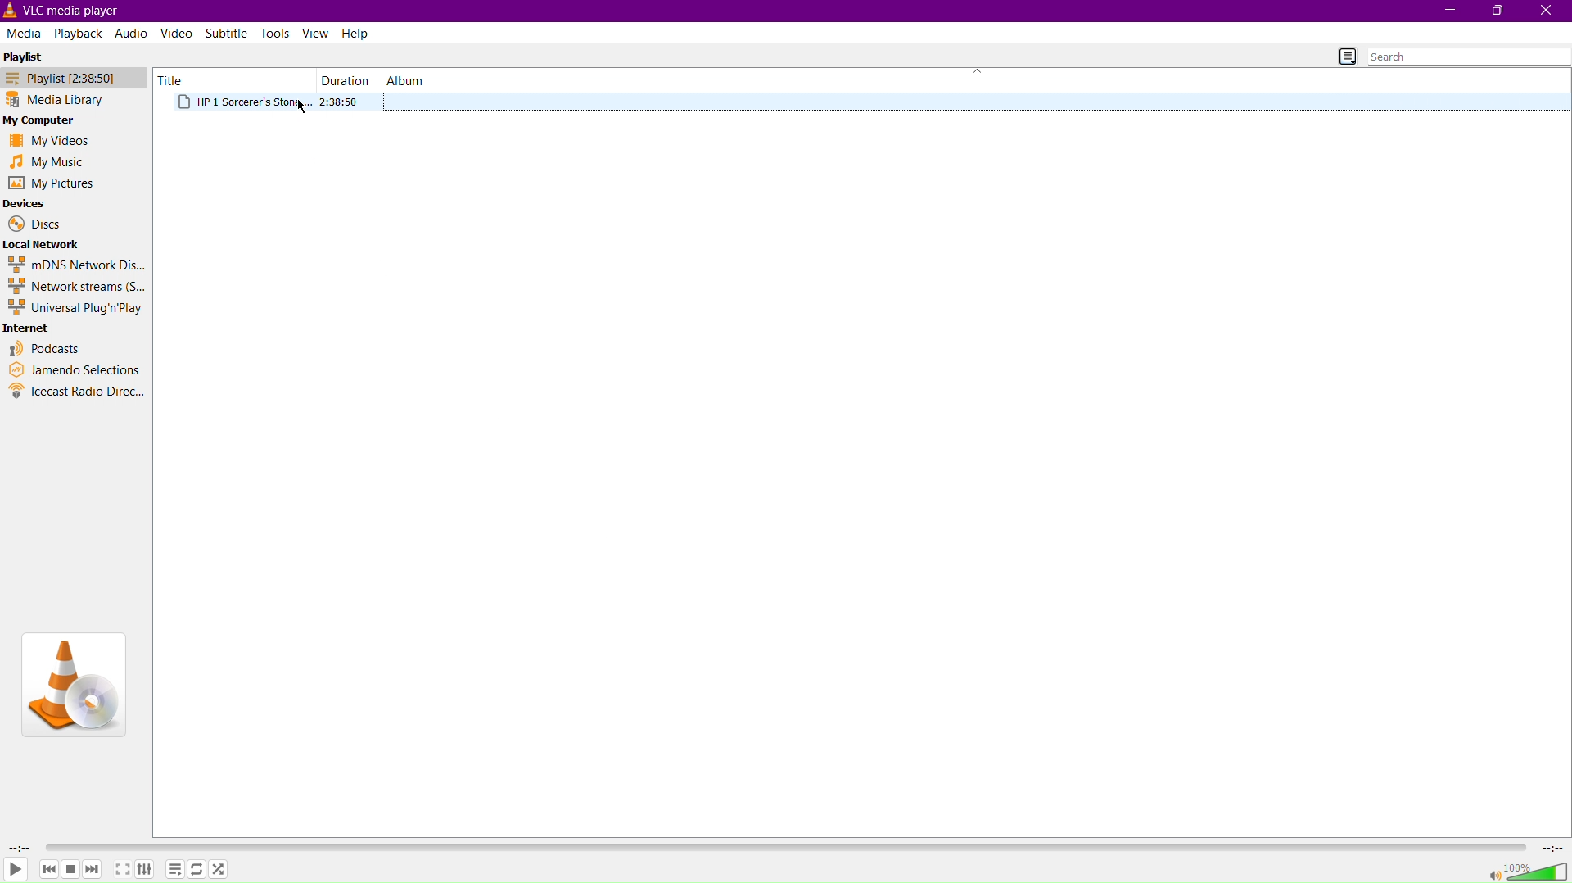 Image resolution: width=1572 pixels, height=883 pixels. Describe the element at coordinates (130, 34) in the screenshot. I see `Audio` at that location.